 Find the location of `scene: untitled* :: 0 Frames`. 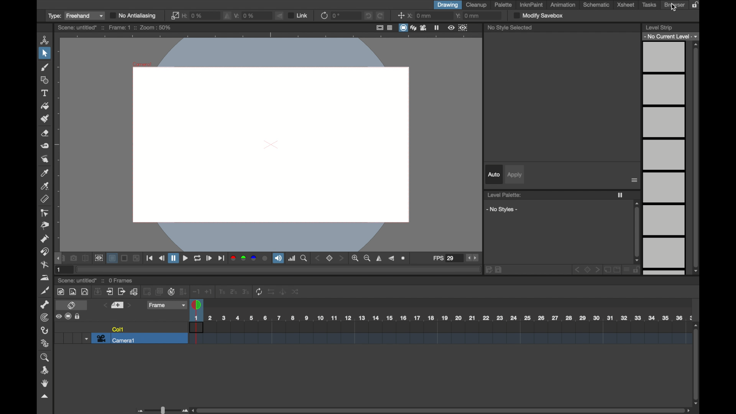

scene: untitled* :: 0 Frames is located at coordinates (97, 281).